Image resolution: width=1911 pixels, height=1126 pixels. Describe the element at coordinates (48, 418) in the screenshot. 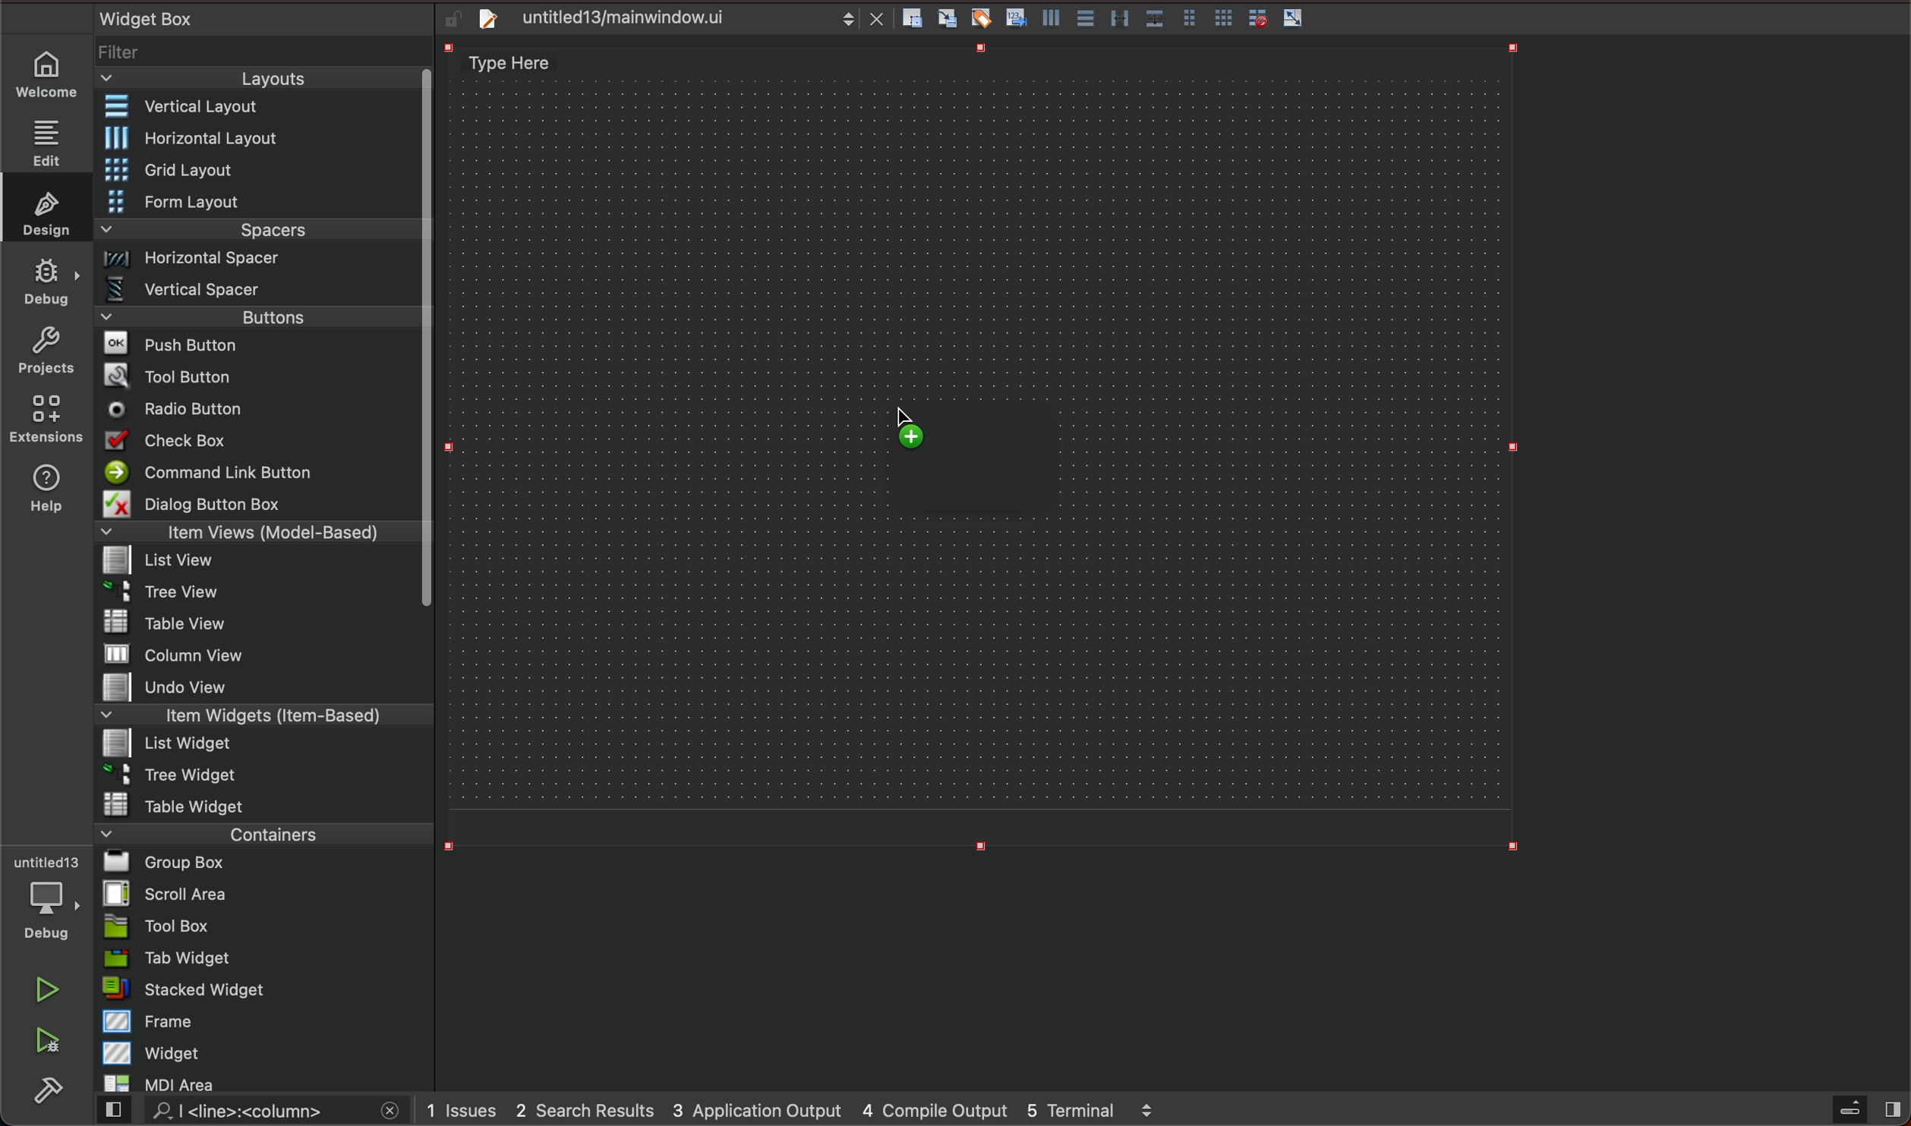

I see `extensions` at that location.